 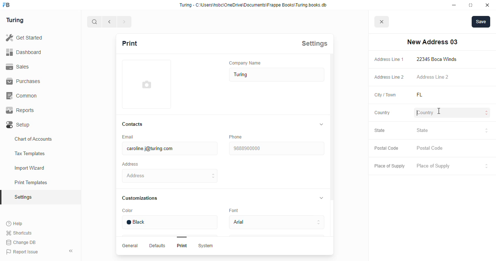 What do you see at coordinates (380, 130) in the screenshot?
I see `state` at bounding box center [380, 130].